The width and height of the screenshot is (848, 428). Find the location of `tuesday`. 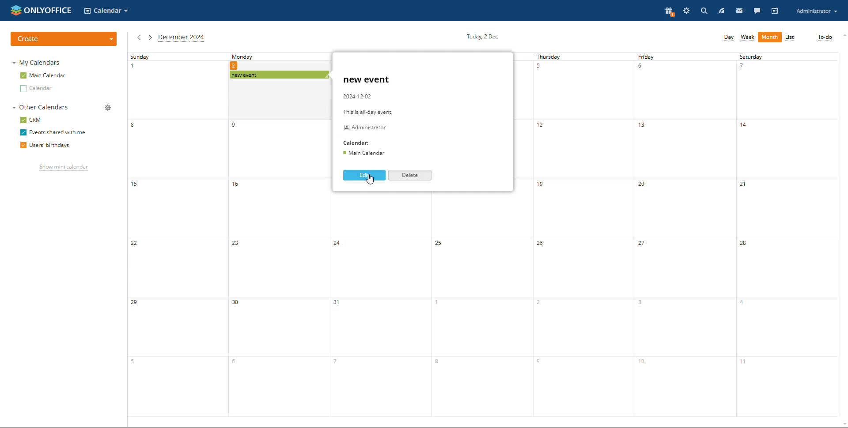

tuesday is located at coordinates (382, 307).